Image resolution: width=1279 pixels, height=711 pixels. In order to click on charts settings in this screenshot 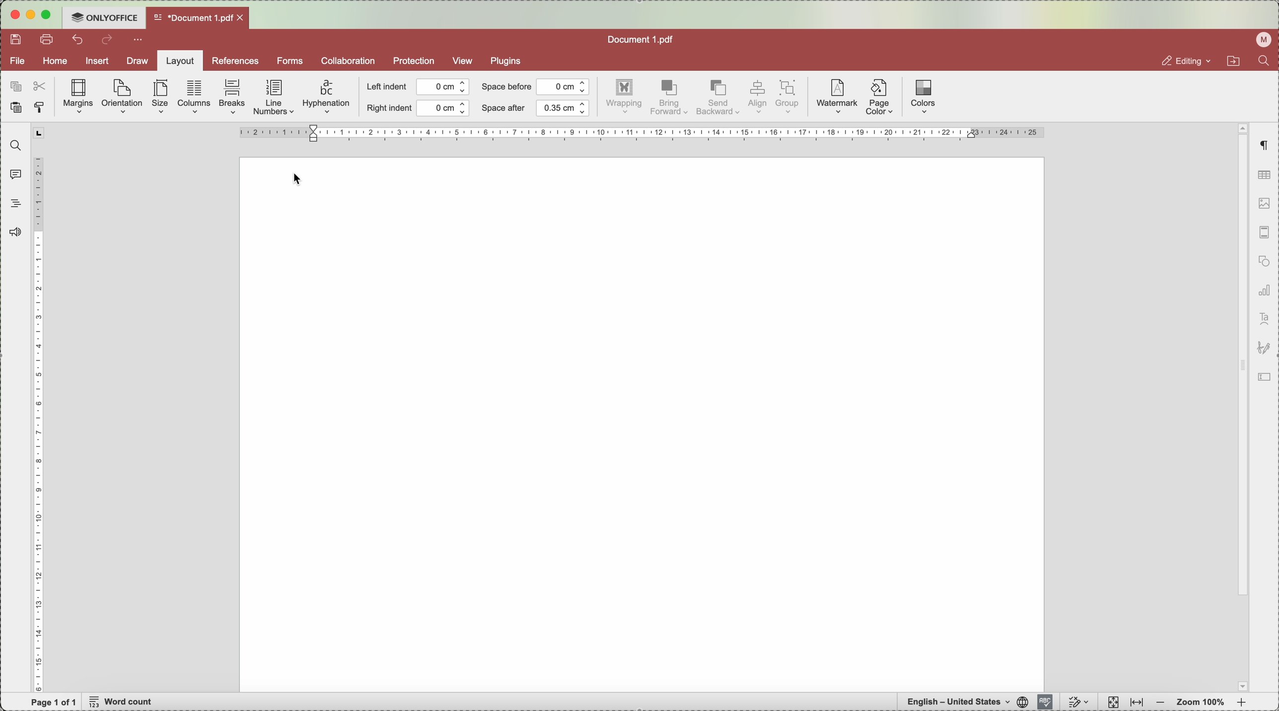, I will do `click(1264, 291)`.